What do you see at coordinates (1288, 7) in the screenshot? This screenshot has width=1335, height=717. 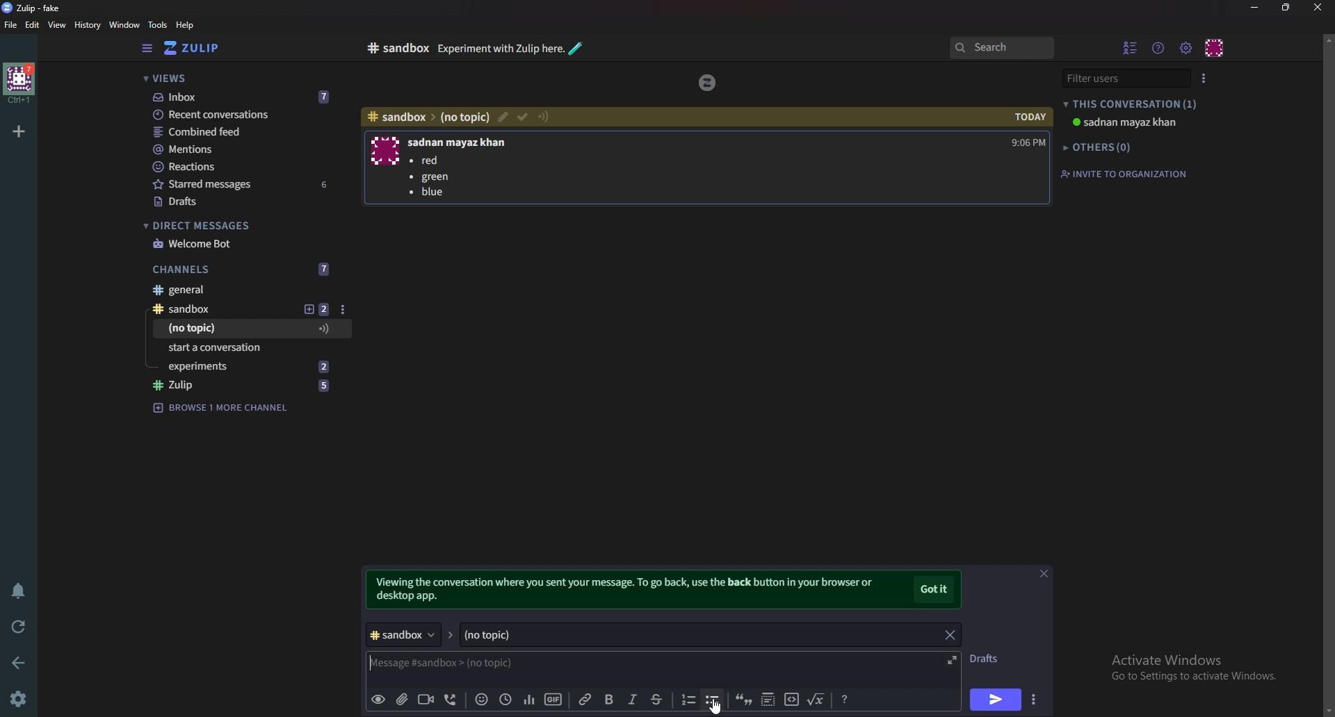 I see `Resize` at bounding box center [1288, 7].